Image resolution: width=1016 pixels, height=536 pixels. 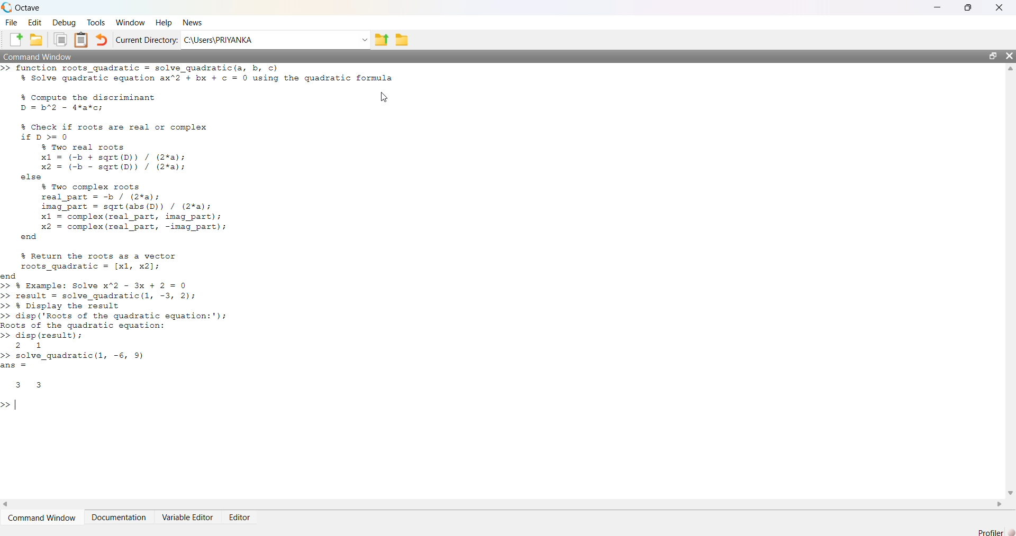 I want to click on Command Window, so click(x=41, y=55).